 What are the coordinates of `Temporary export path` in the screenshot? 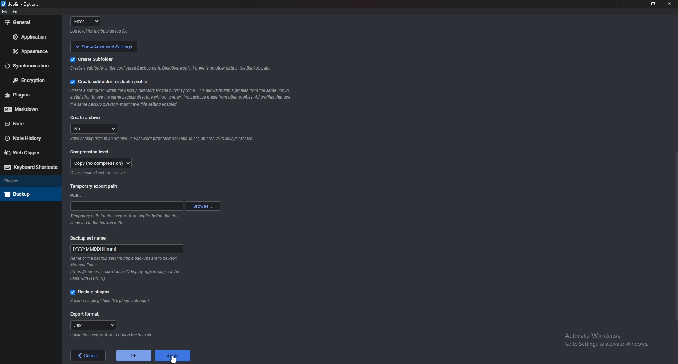 It's located at (95, 186).